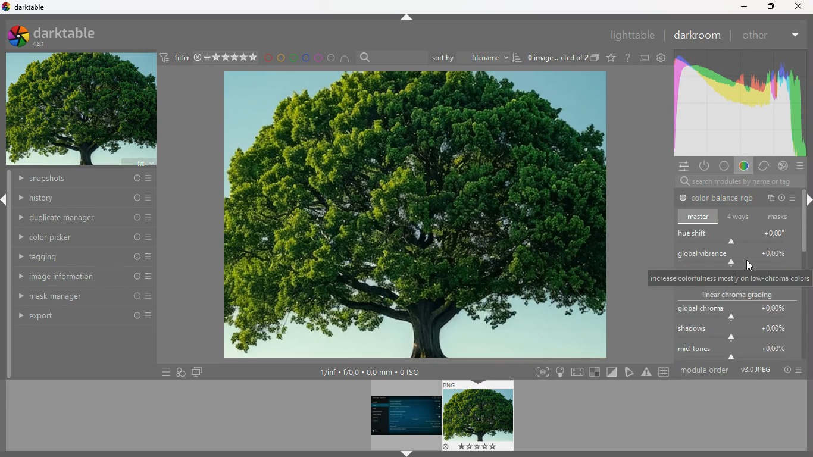 The height and width of the screenshot is (457, 813). Describe the element at coordinates (737, 334) in the screenshot. I see `shadow` at that location.